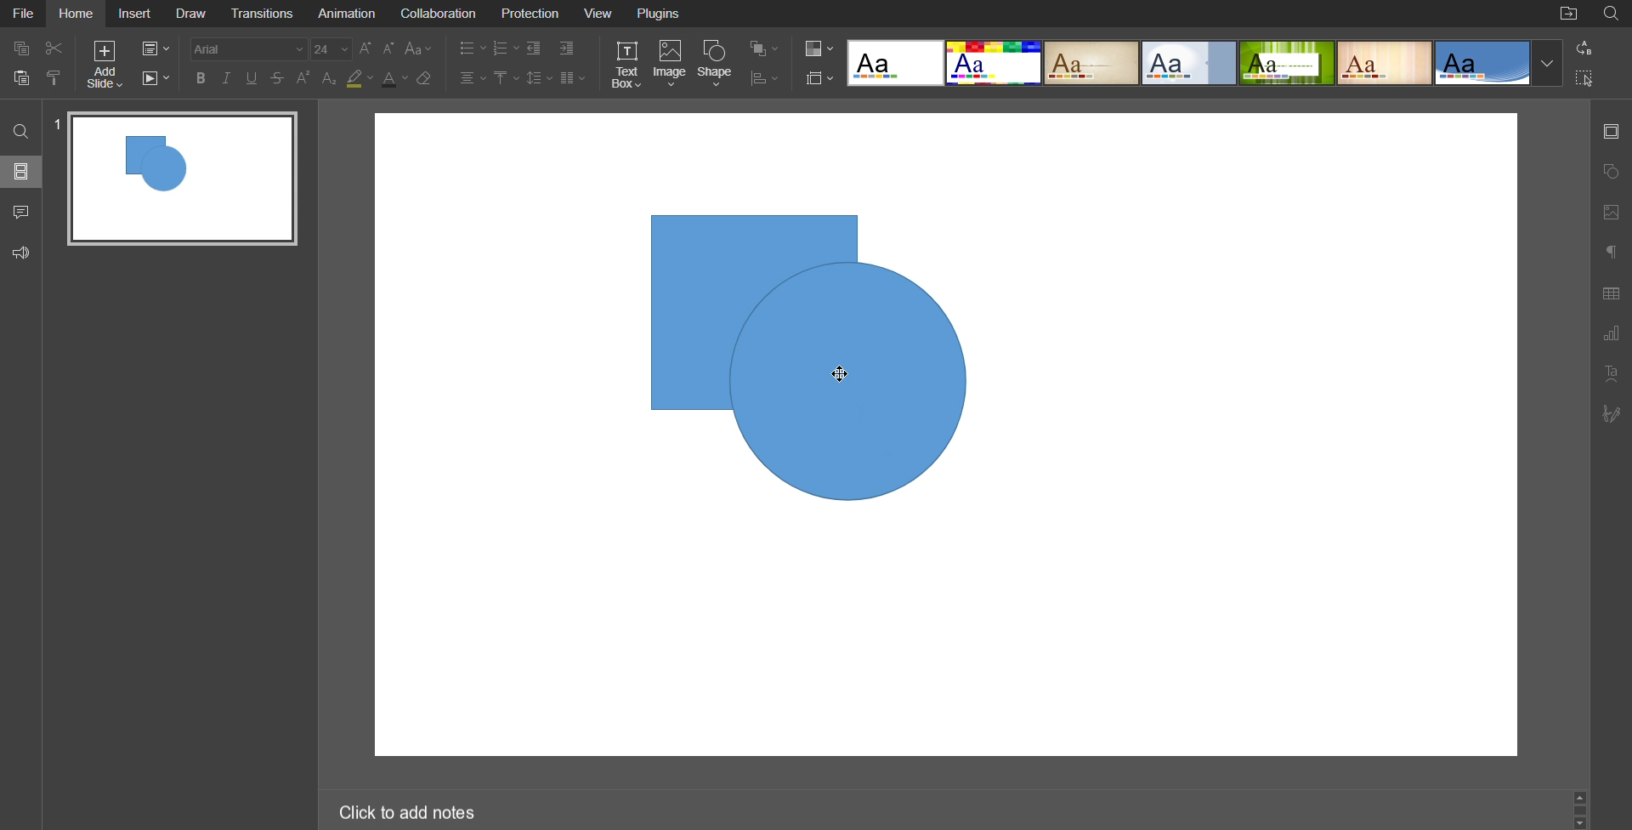 The width and height of the screenshot is (1632, 830). Describe the element at coordinates (1611, 375) in the screenshot. I see `Text Art` at that location.